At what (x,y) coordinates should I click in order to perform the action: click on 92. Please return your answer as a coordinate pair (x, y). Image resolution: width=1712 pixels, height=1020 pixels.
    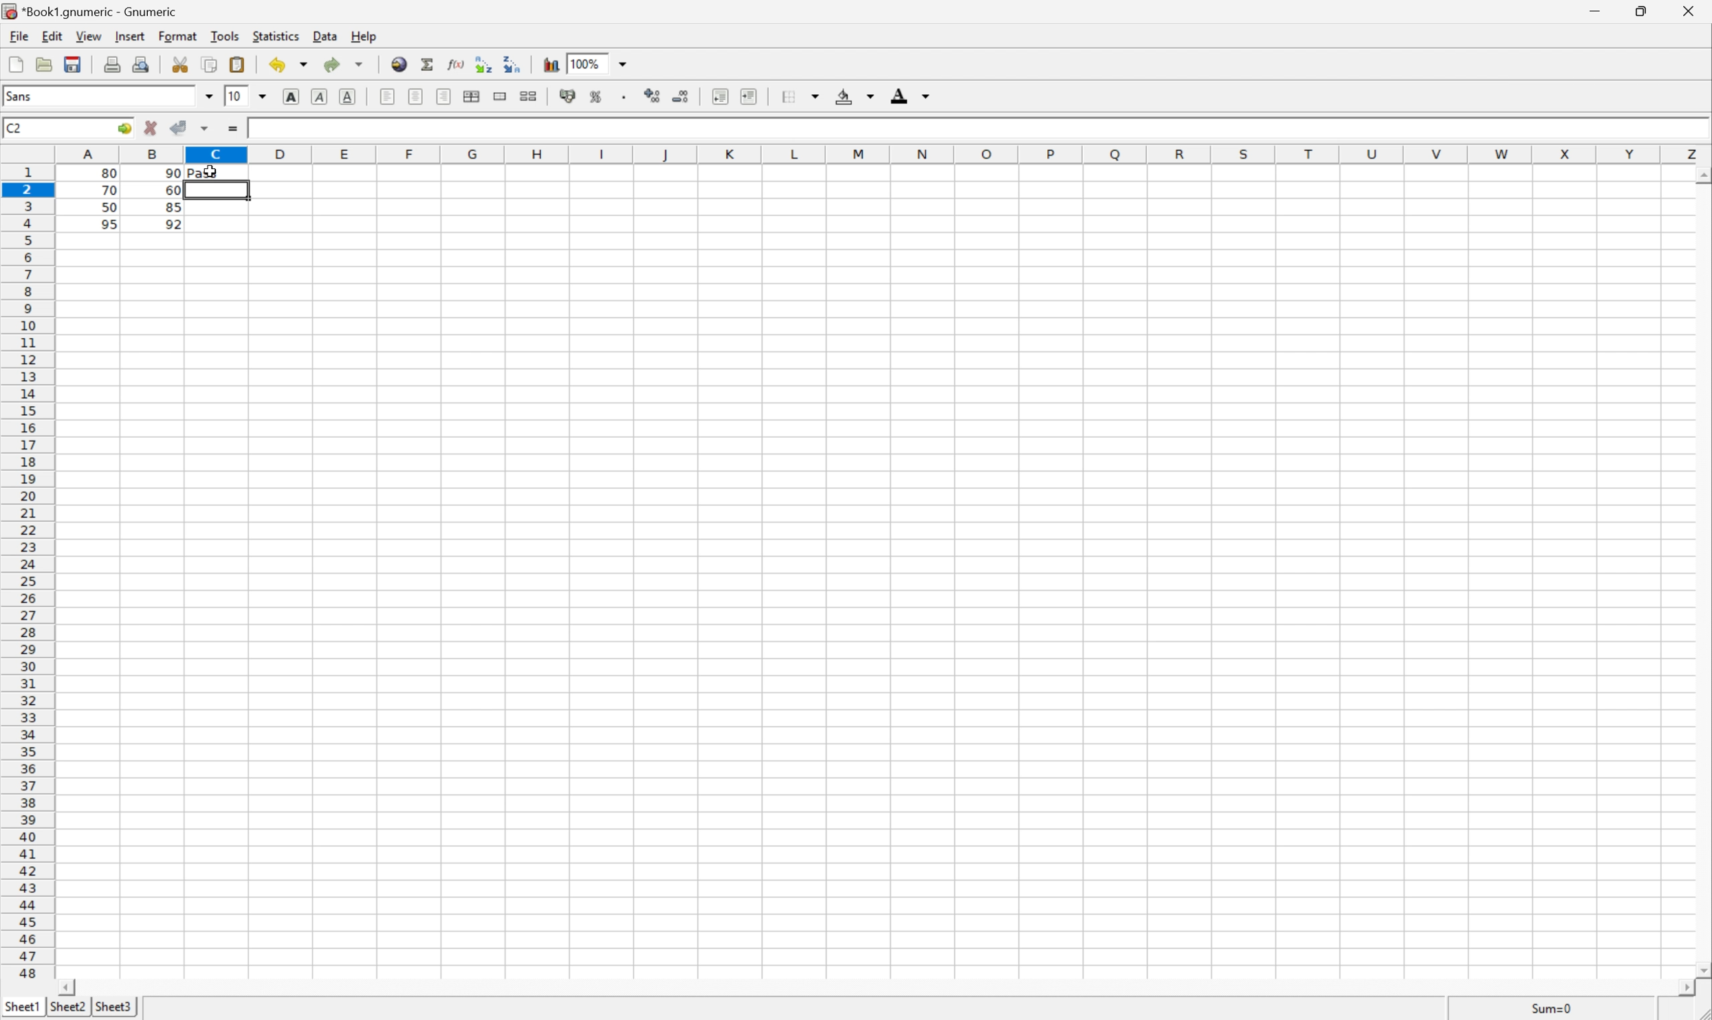
    Looking at the image, I should click on (173, 223).